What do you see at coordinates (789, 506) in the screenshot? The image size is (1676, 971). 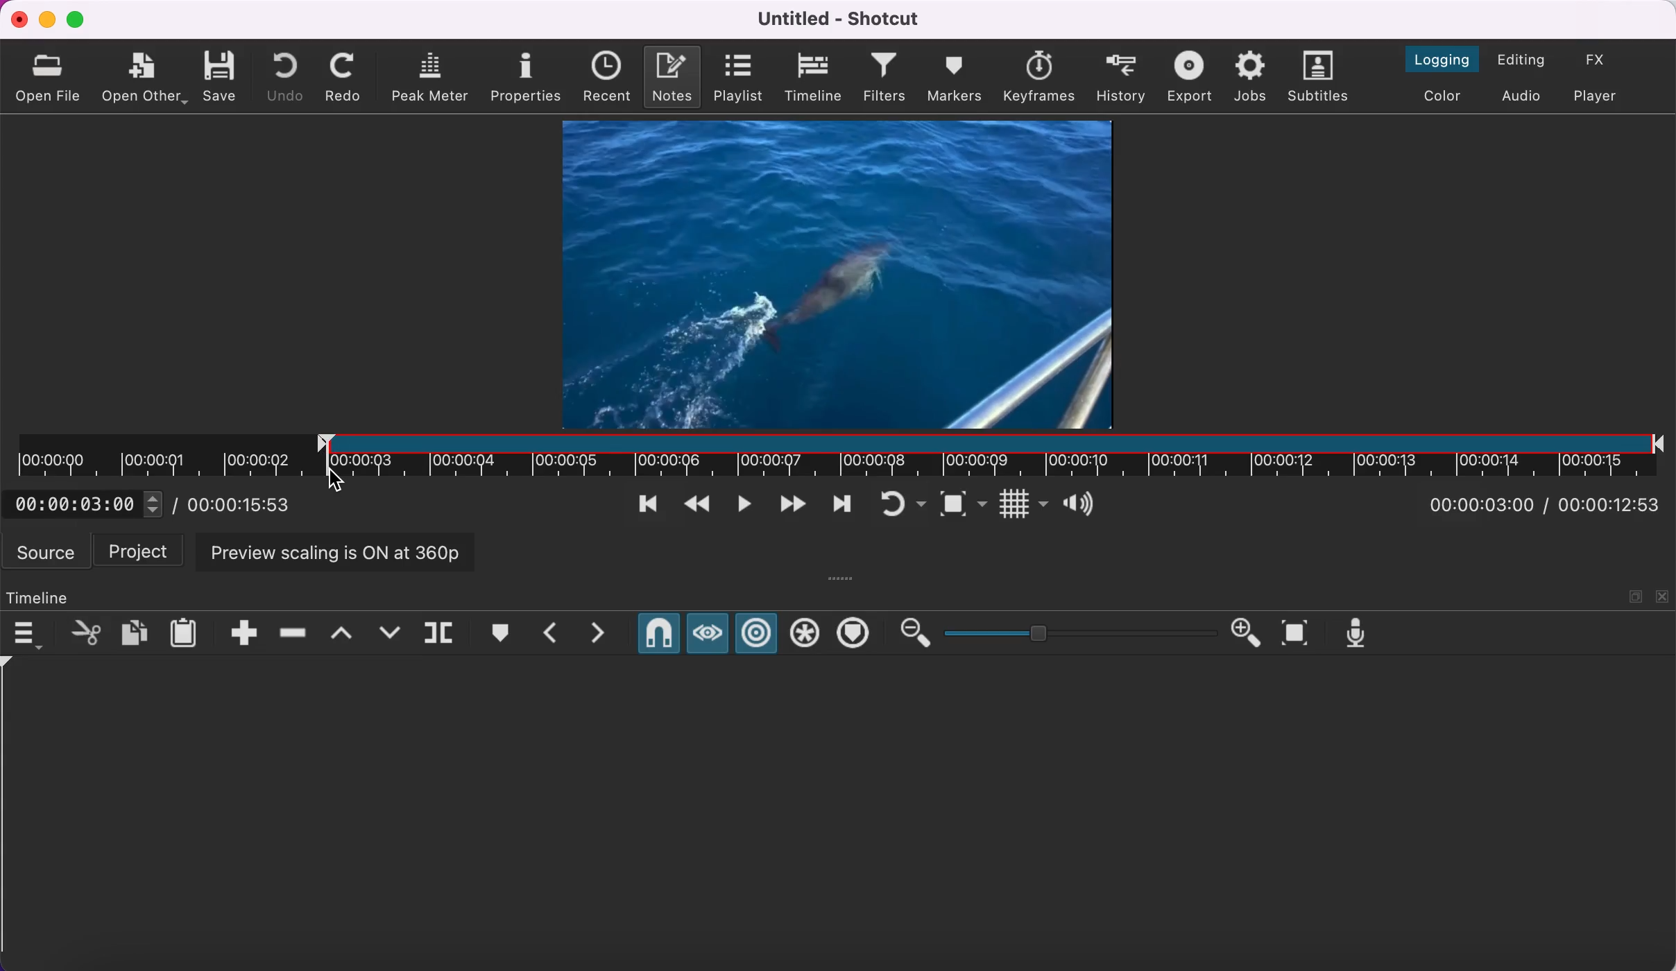 I see `play quickly forwards` at bounding box center [789, 506].